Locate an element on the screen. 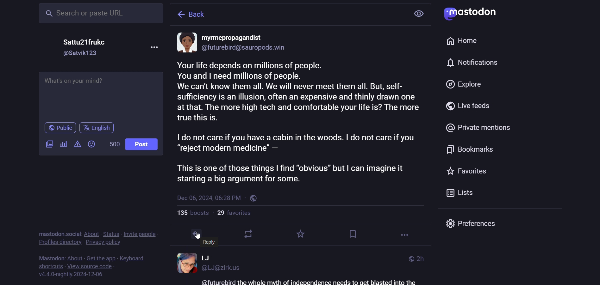 The width and height of the screenshot is (600, 285). about is located at coordinates (76, 259).